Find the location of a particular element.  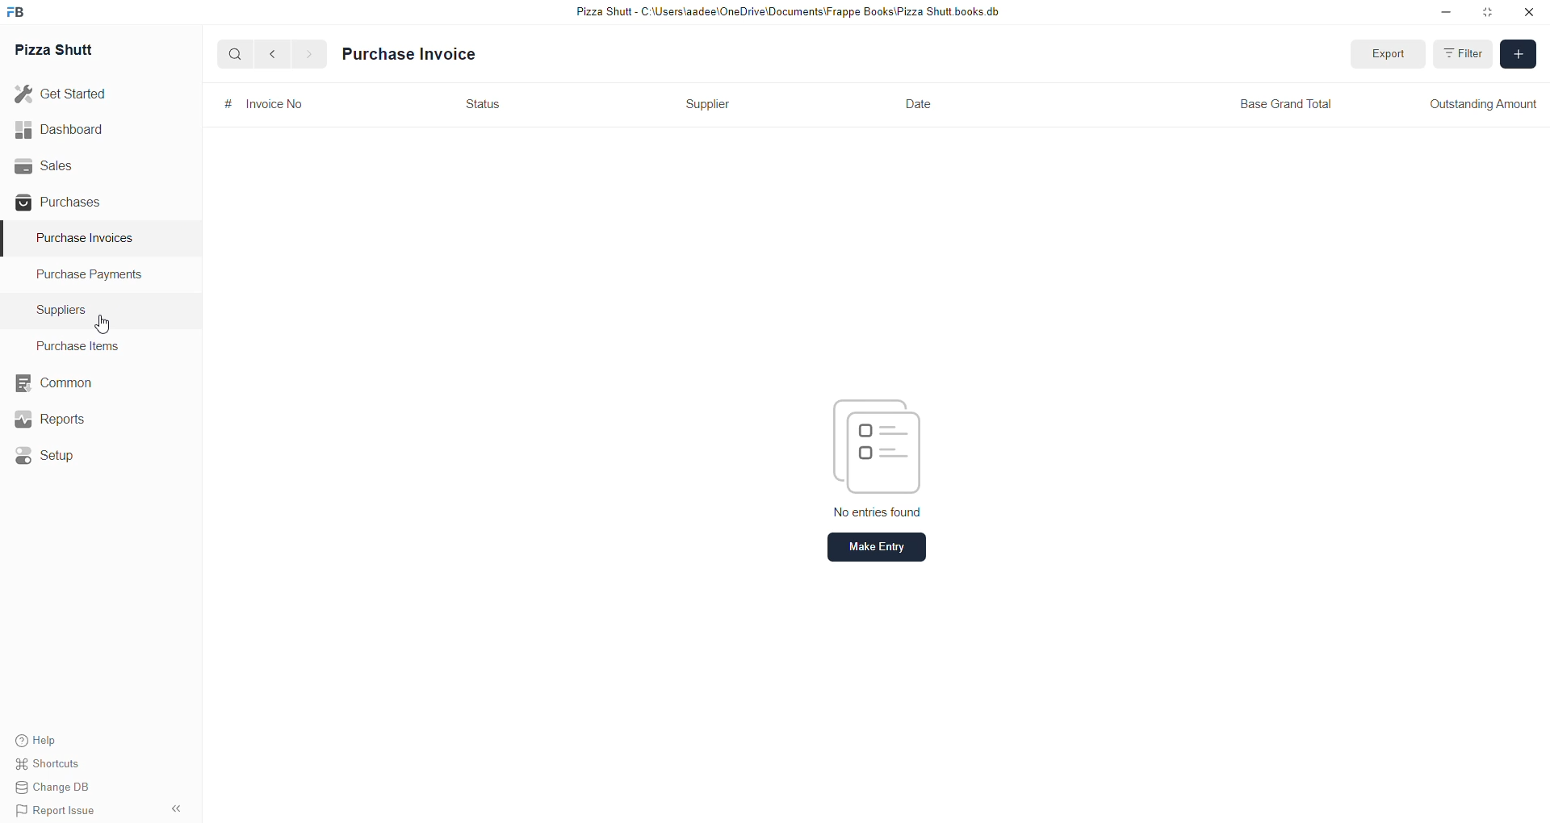

 Help is located at coordinates (59, 741).